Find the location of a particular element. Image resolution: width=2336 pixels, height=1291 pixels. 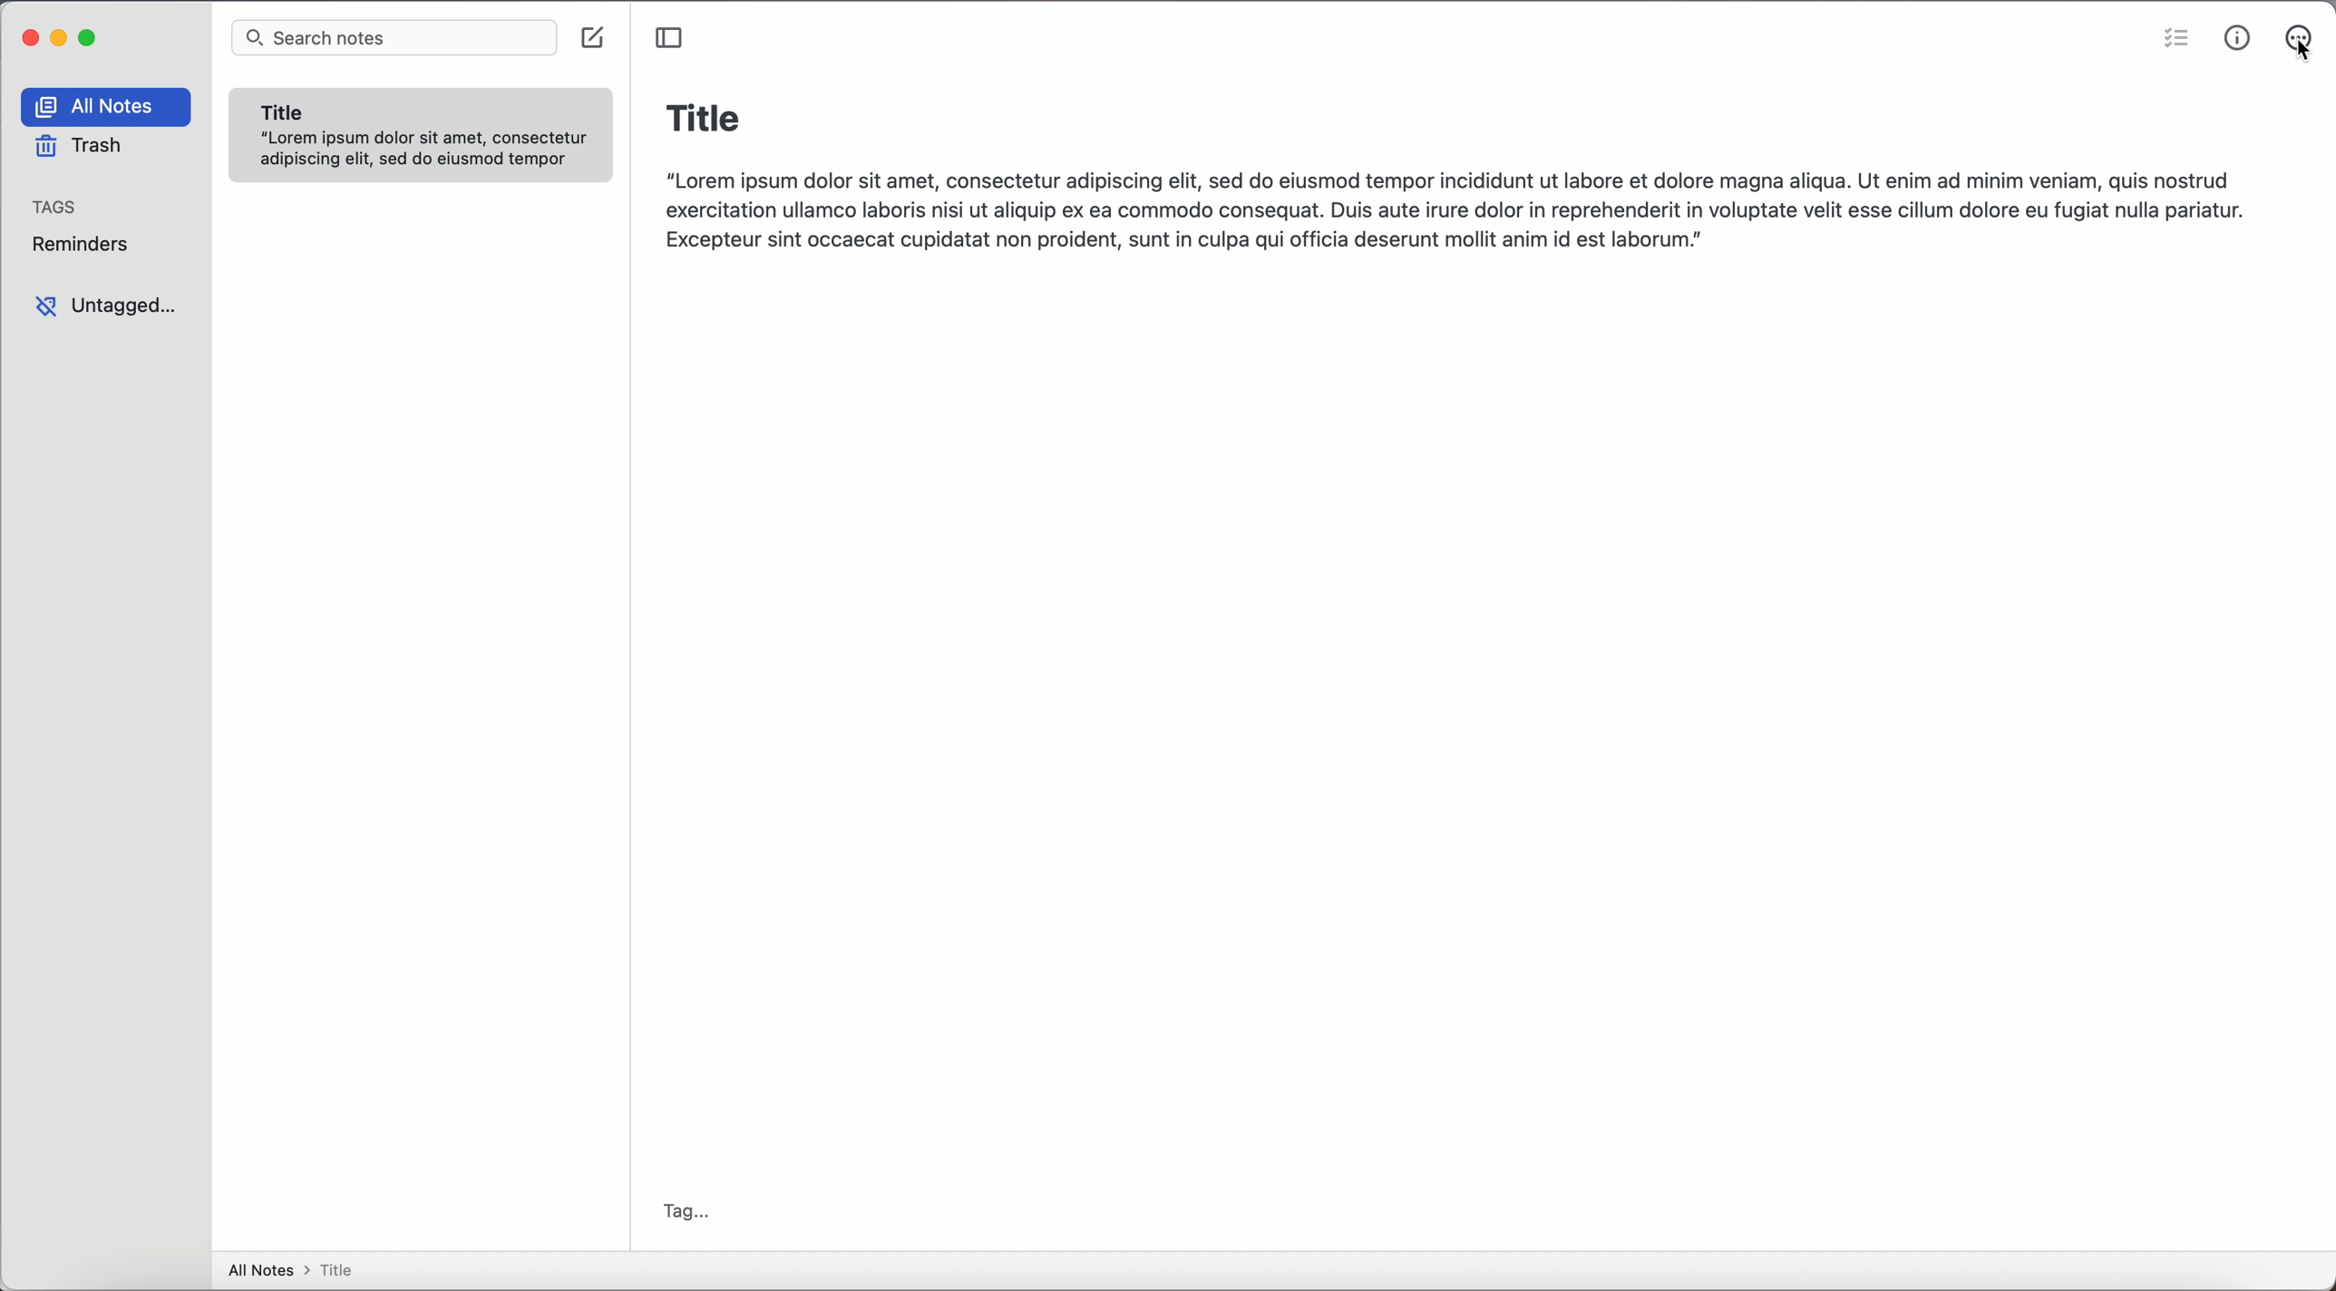

click on more options is located at coordinates (2300, 34).